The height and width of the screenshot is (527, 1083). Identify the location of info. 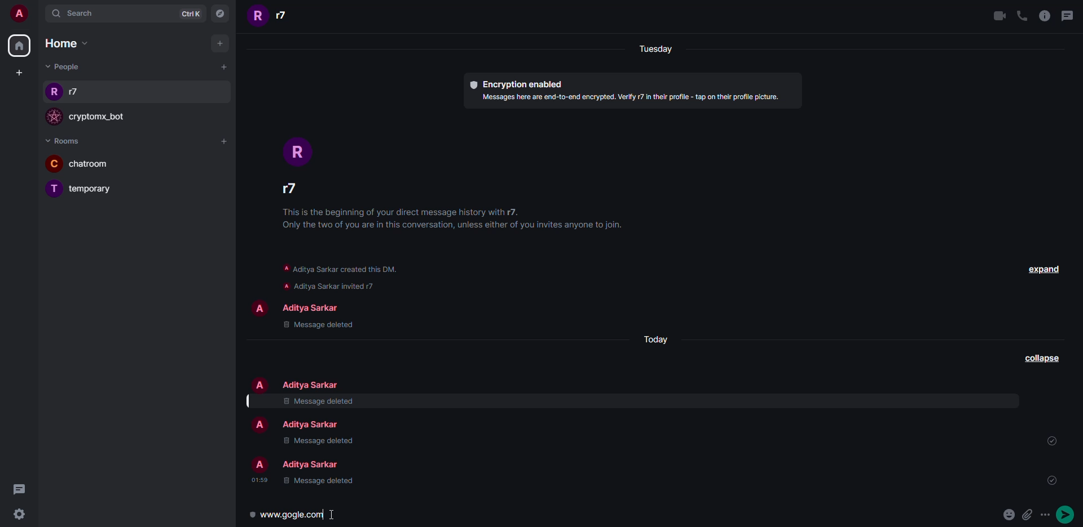
(1045, 16).